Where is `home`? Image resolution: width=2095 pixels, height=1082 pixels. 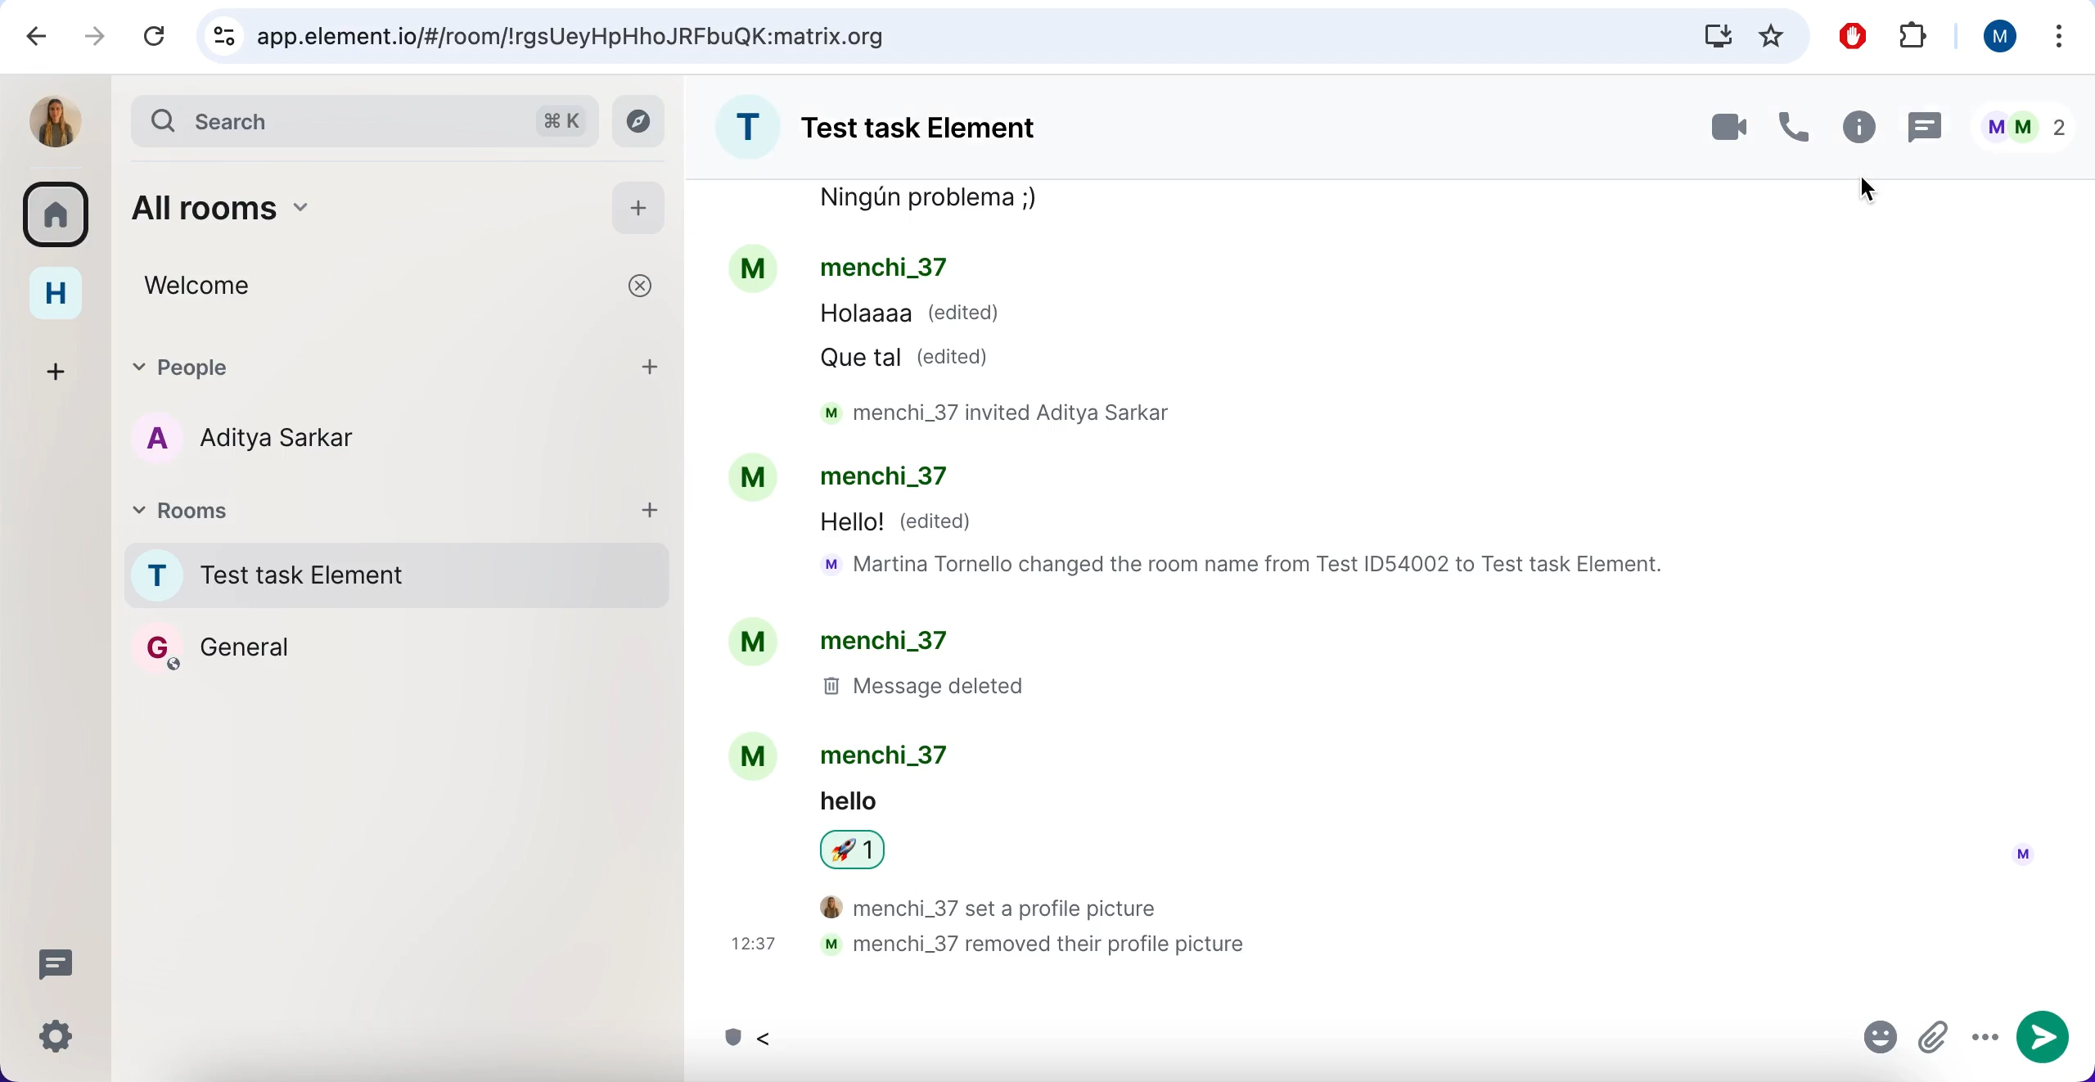 home is located at coordinates (54, 297).